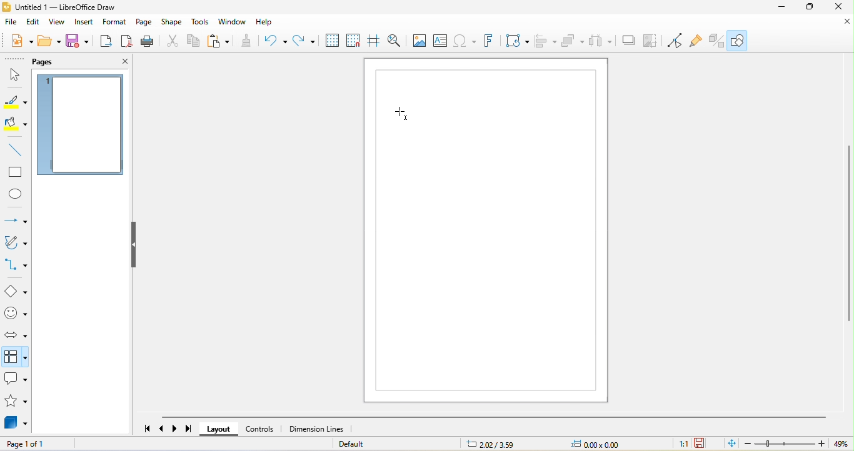 The width and height of the screenshot is (854, 451). What do you see at coordinates (573, 42) in the screenshot?
I see `arrange` at bounding box center [573, 42].